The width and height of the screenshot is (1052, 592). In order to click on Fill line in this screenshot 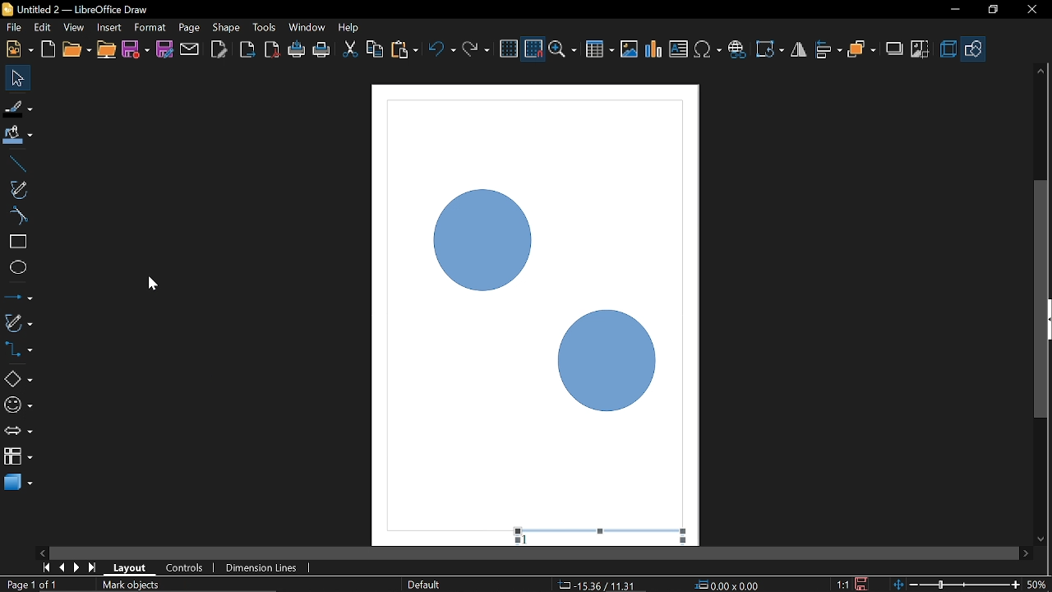, I will do `click(18, 109)`.